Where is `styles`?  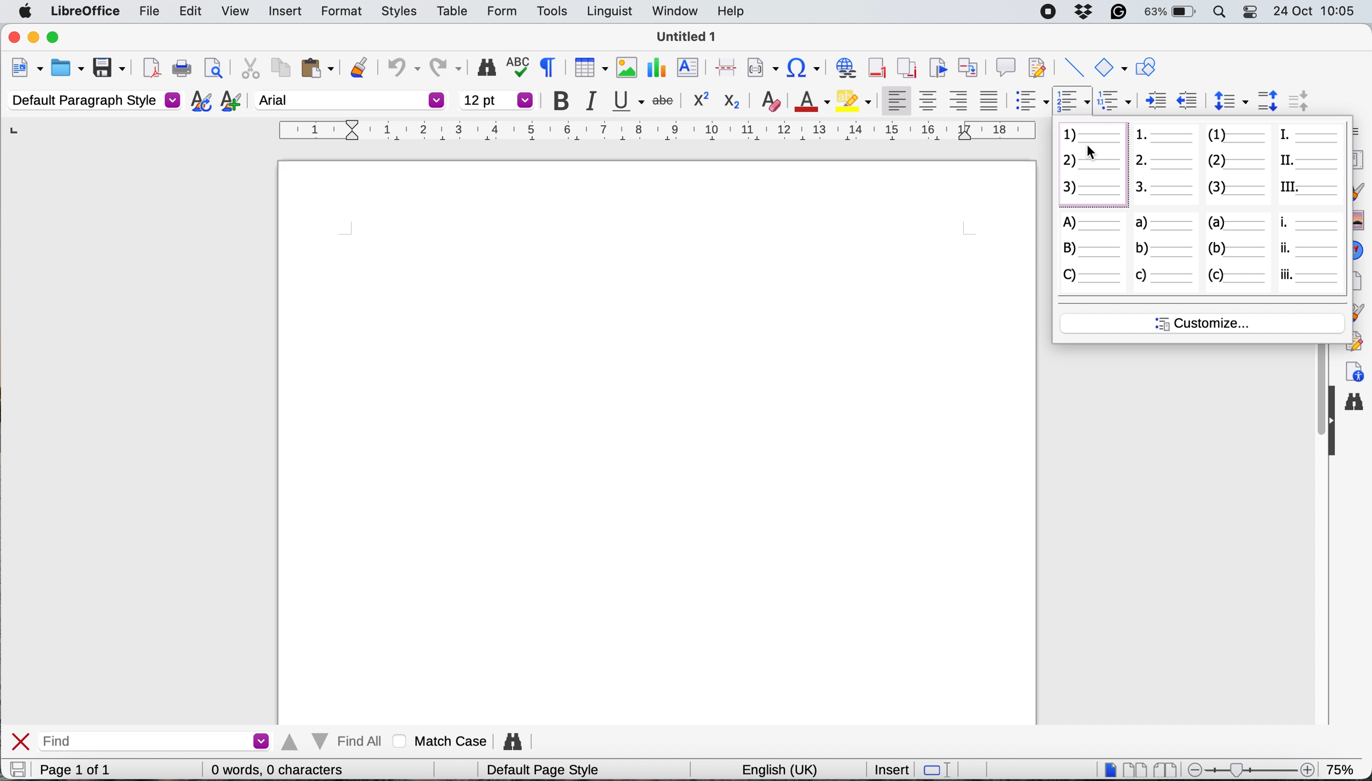
styles is located at coordinates (400, 12).